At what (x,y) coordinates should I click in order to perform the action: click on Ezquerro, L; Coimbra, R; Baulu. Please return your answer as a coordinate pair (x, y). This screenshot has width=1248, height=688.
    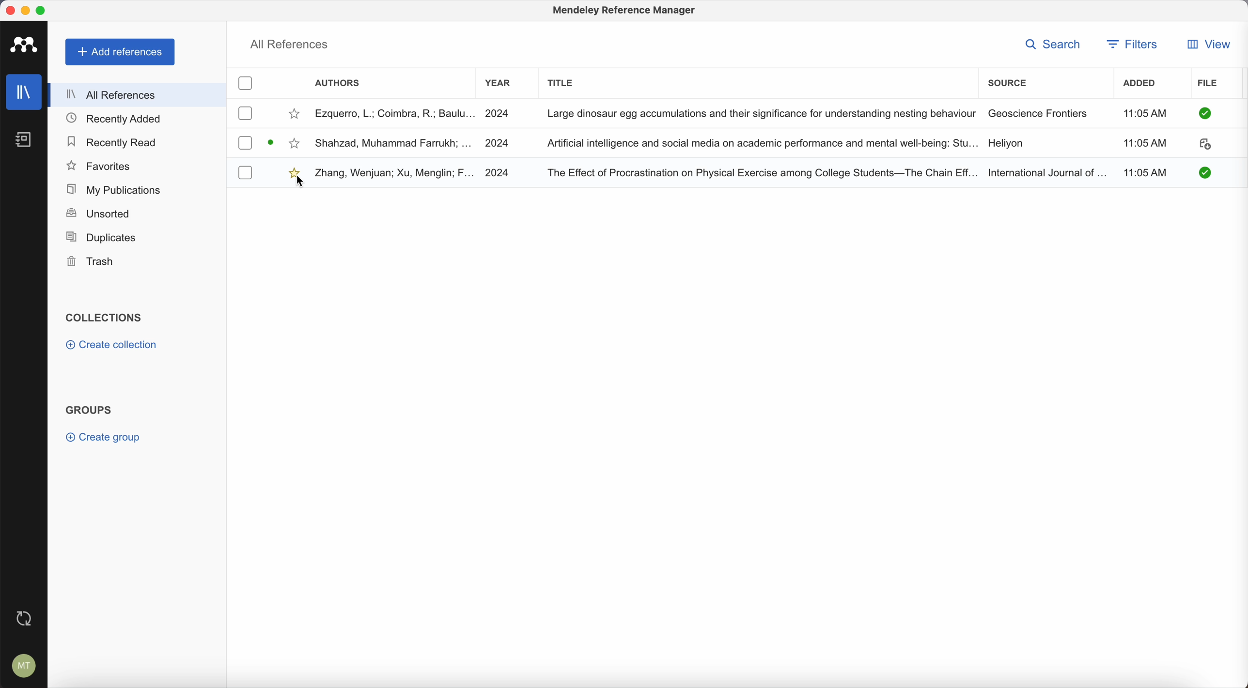
    Looking at the image, I should click on (395, 113).